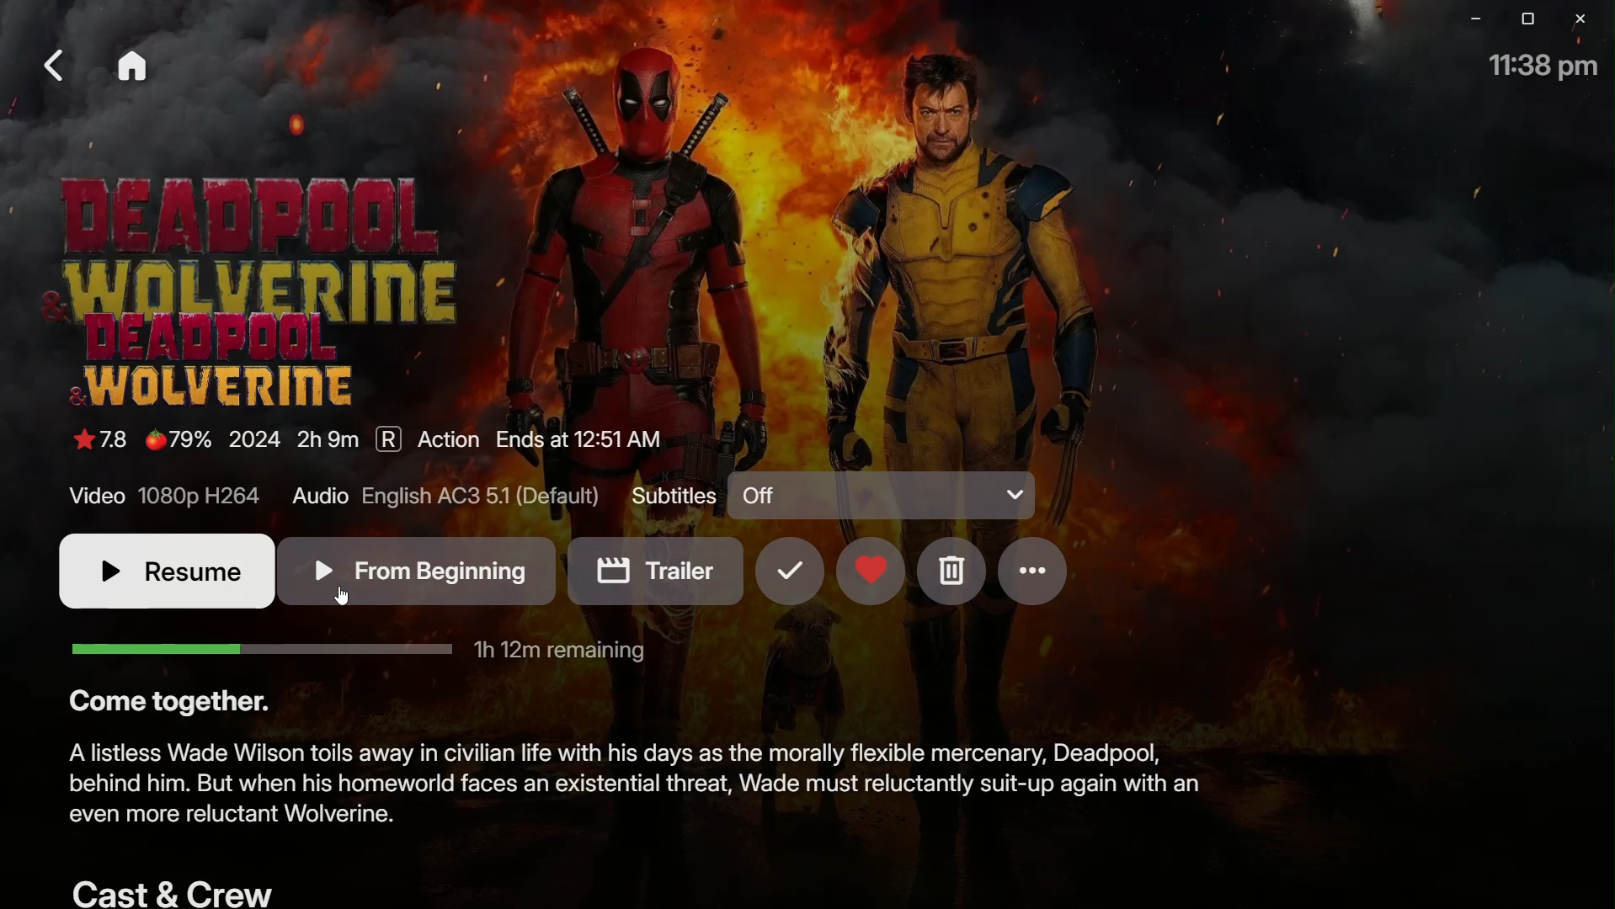 This screenshot has height=909, width=1615. What do you see at coordinates (157, 571) in the screenshot?
I see `Resume` at bounding box center [157, 571].